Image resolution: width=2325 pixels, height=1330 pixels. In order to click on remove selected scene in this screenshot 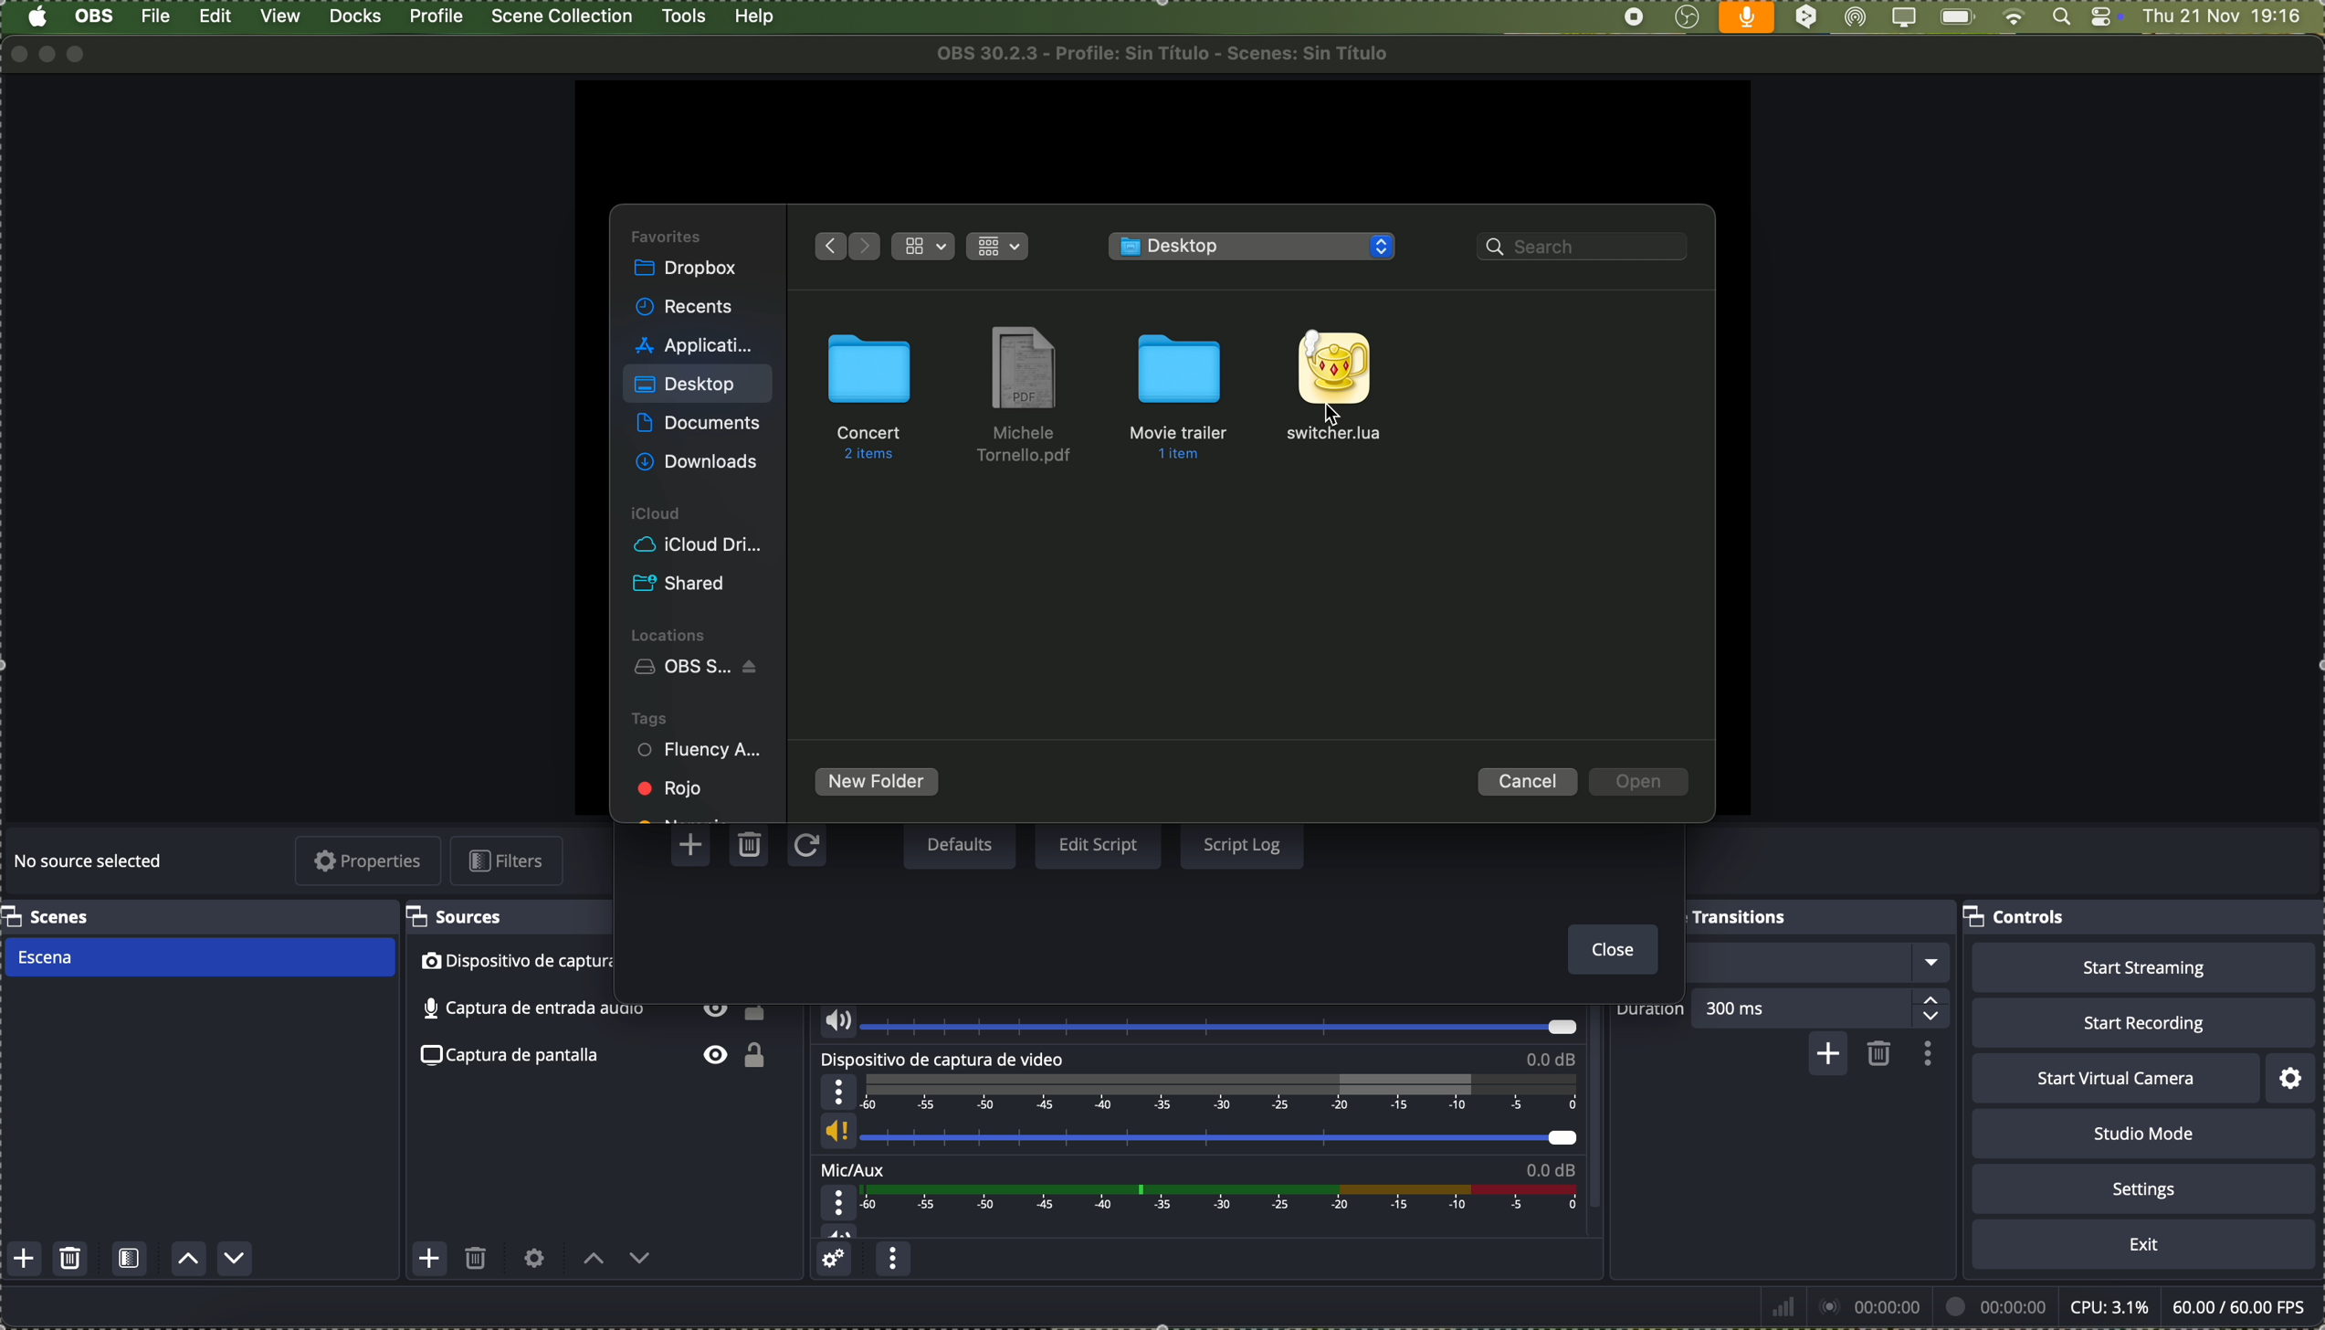, I will do `click(72, 1260)`.